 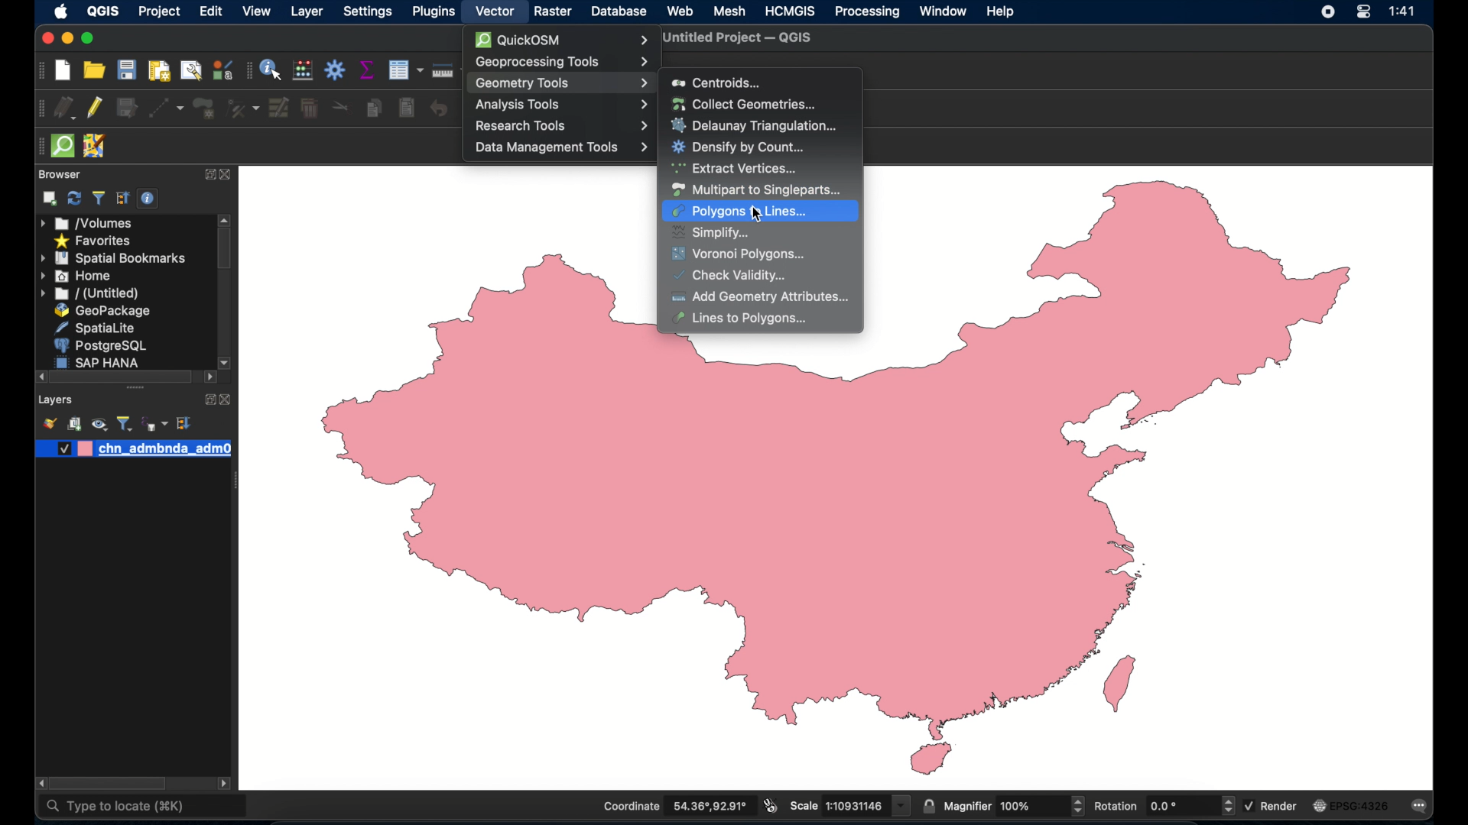 I want to click on identify features, so click(x=271, y=70).